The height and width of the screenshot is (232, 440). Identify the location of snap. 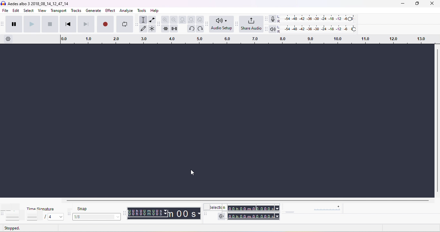
(84, 208).